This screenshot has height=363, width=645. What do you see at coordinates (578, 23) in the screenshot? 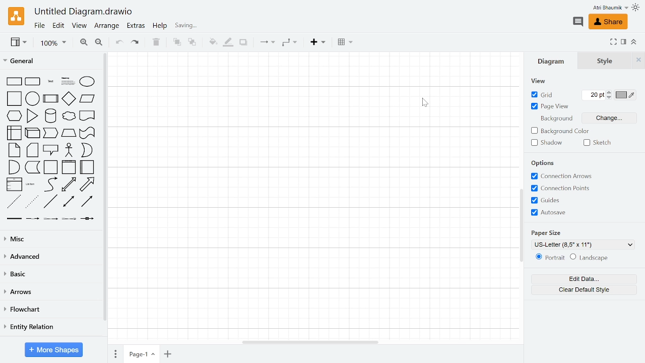
I see `Comments` at bounding box center [578, 23].